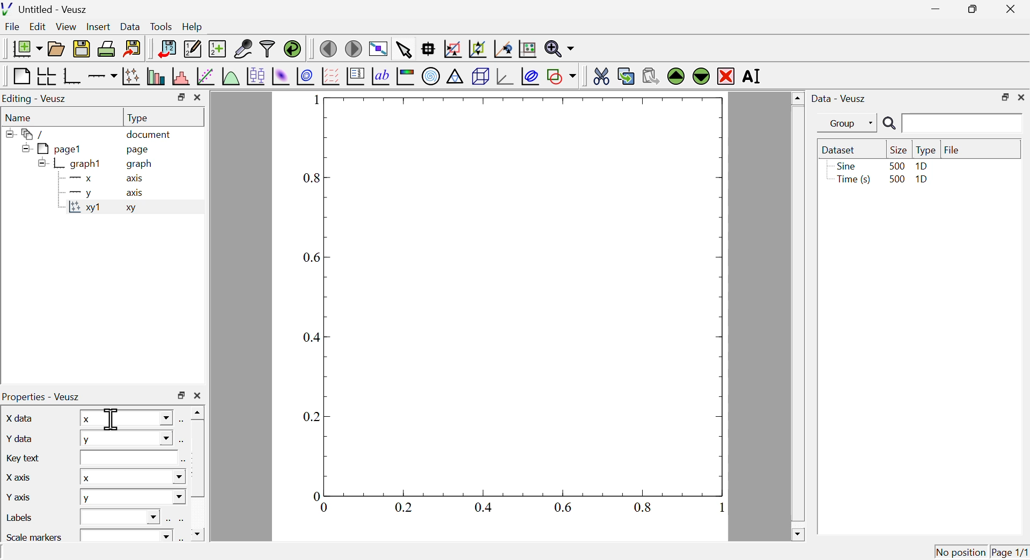 Image resolution: width=1030 pixels, height=560 pixels. I want to click on move to the previous page, so click(328, 48).